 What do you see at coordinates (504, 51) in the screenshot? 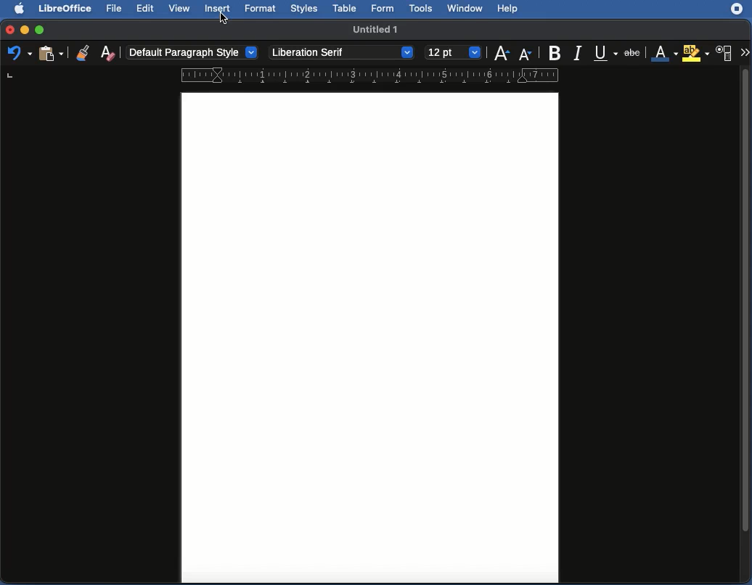
I see `Increase size` at bounding box center [504, 51].